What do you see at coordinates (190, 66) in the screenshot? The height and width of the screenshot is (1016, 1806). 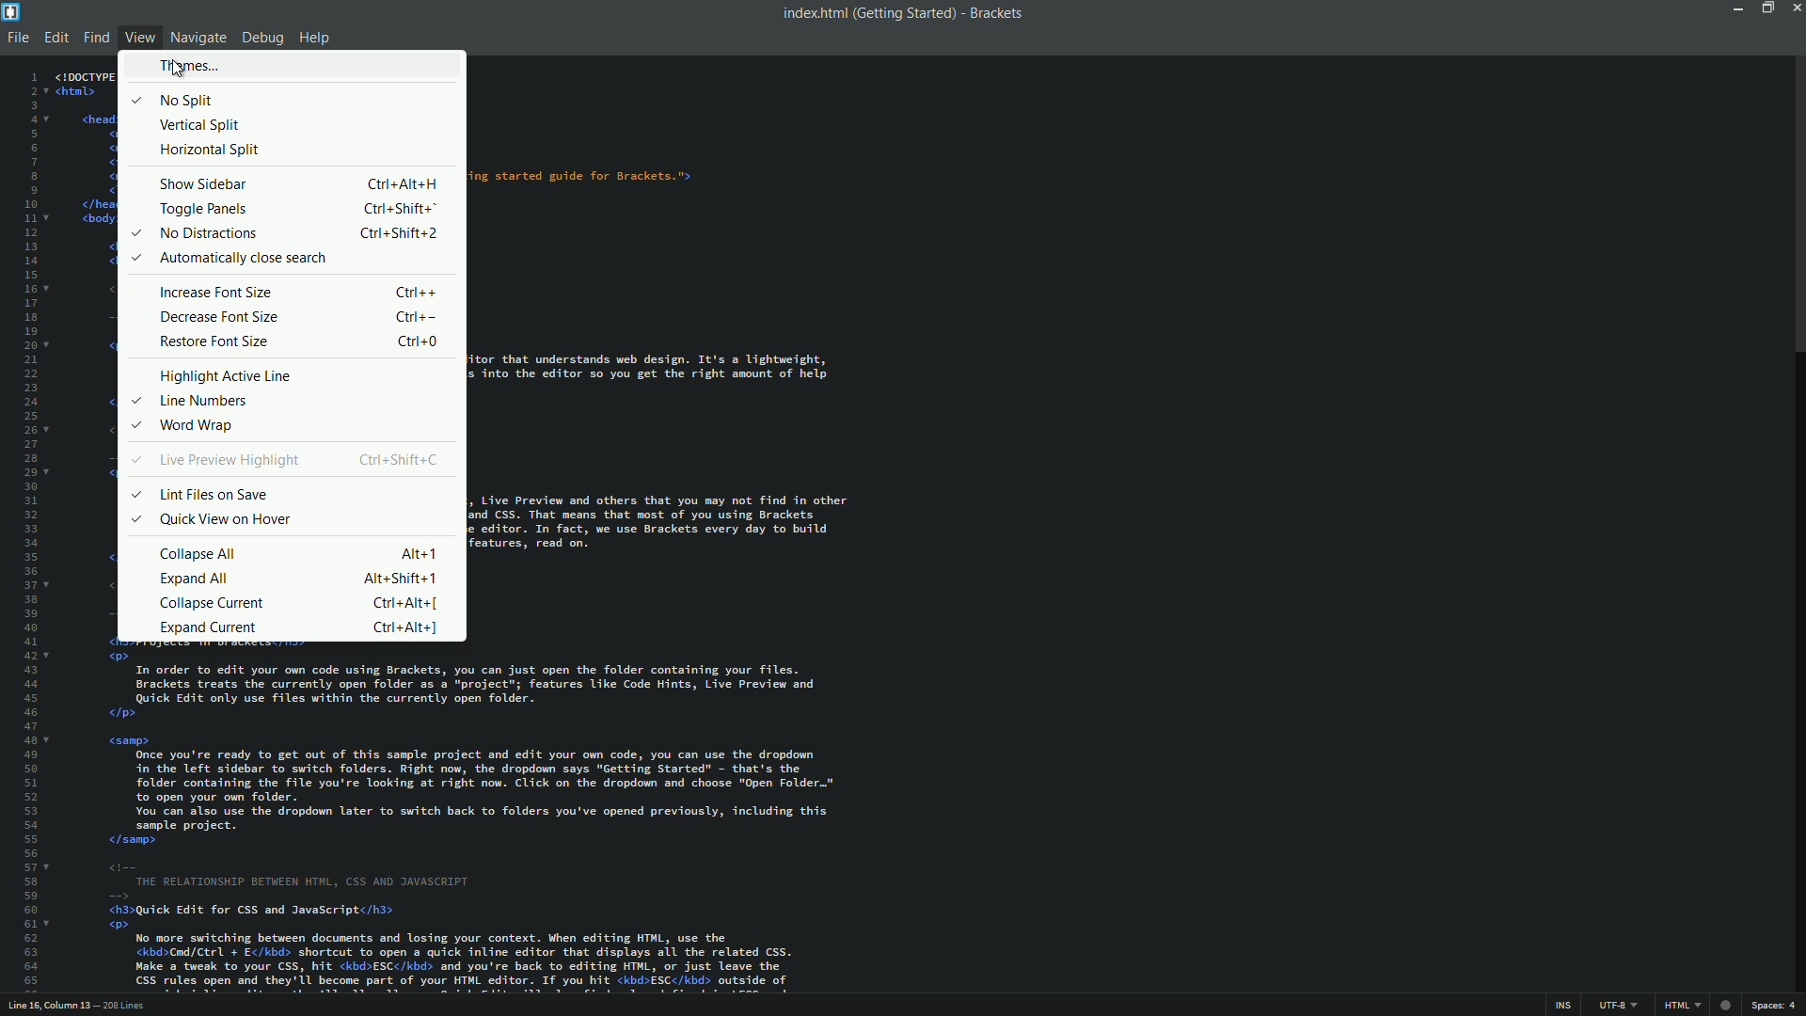 I see `themes` at bounding box center [190, 66].